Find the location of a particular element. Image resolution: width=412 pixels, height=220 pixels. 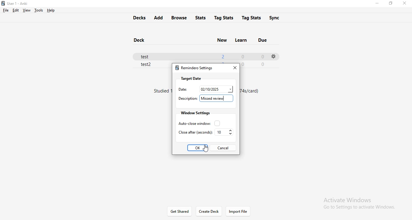

cursor is located at coordinates (202, 148).